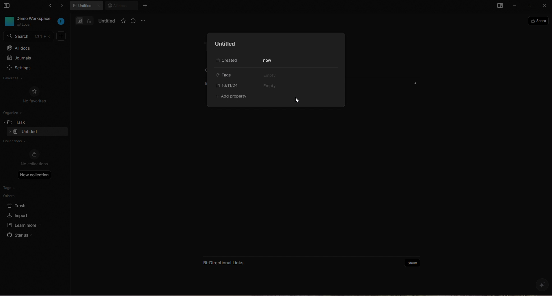  What do you see at coordinates (21, 188) in the screenshot?
I see `tags` at bounding box center [21, 188].